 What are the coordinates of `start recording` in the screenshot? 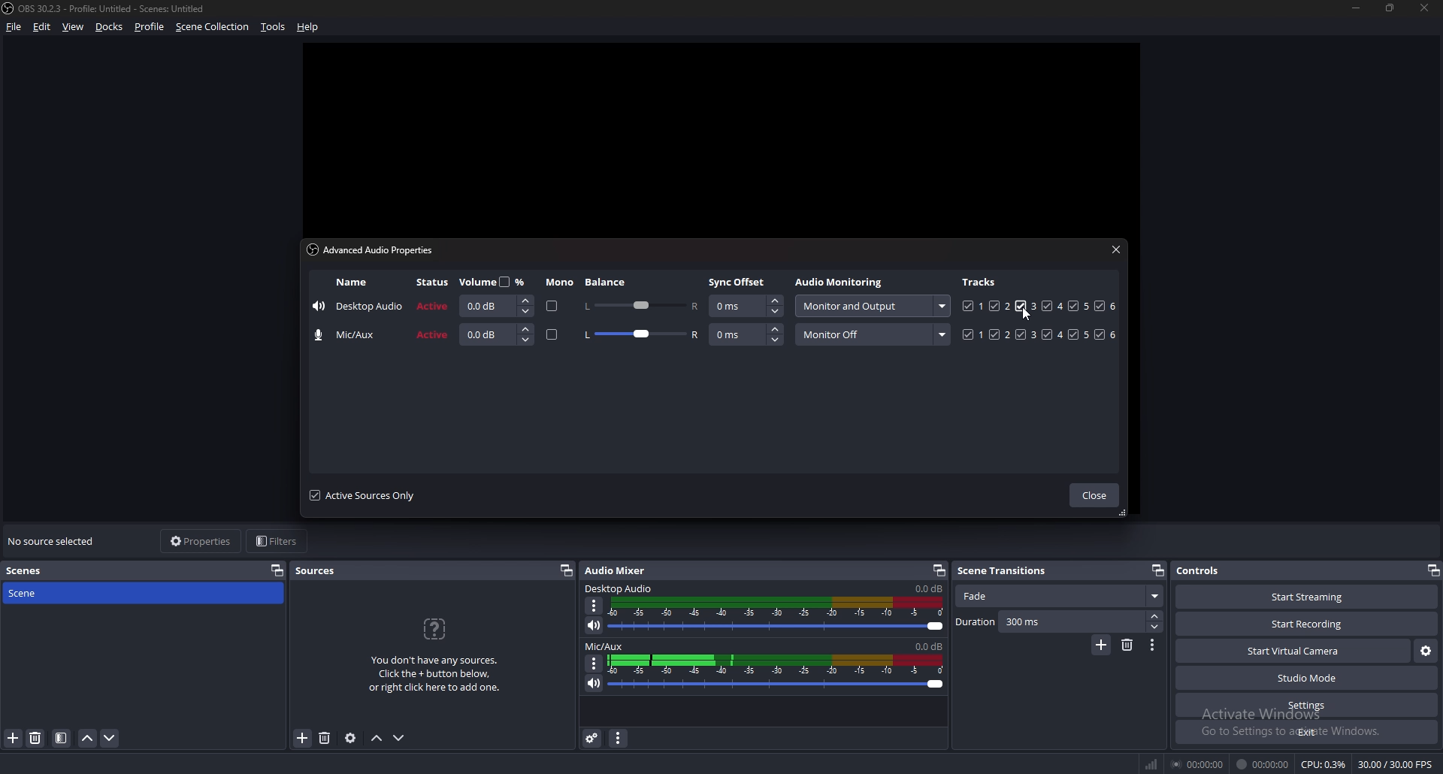 It's located at (1308, 624).